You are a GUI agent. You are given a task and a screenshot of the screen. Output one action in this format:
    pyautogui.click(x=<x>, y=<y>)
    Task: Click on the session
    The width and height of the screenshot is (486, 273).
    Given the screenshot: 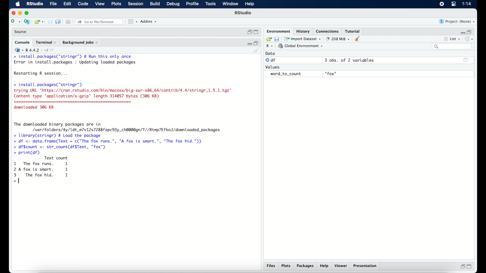 What is the action you would take?
    pyautogui.click(x=135, y=4)
    